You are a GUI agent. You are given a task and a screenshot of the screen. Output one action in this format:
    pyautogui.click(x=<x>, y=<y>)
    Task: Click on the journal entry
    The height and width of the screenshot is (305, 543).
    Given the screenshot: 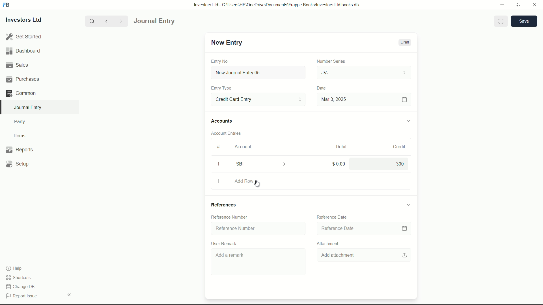 What is the action you would take?
    pyautogui.click(x=171, y=21)
    